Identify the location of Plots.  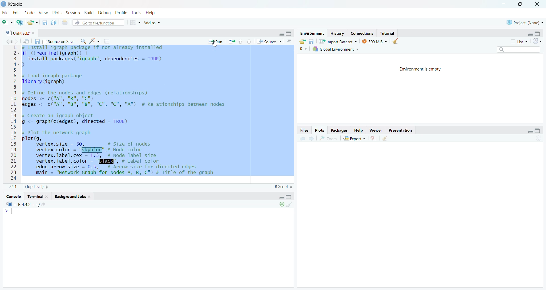
(56, 13).